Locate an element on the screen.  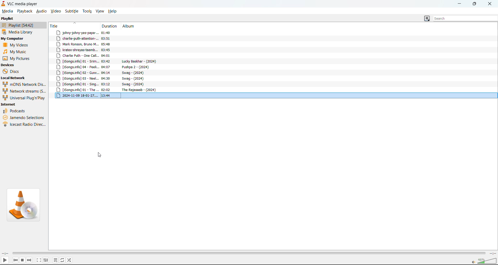
close is located at coordinates (491, 4).